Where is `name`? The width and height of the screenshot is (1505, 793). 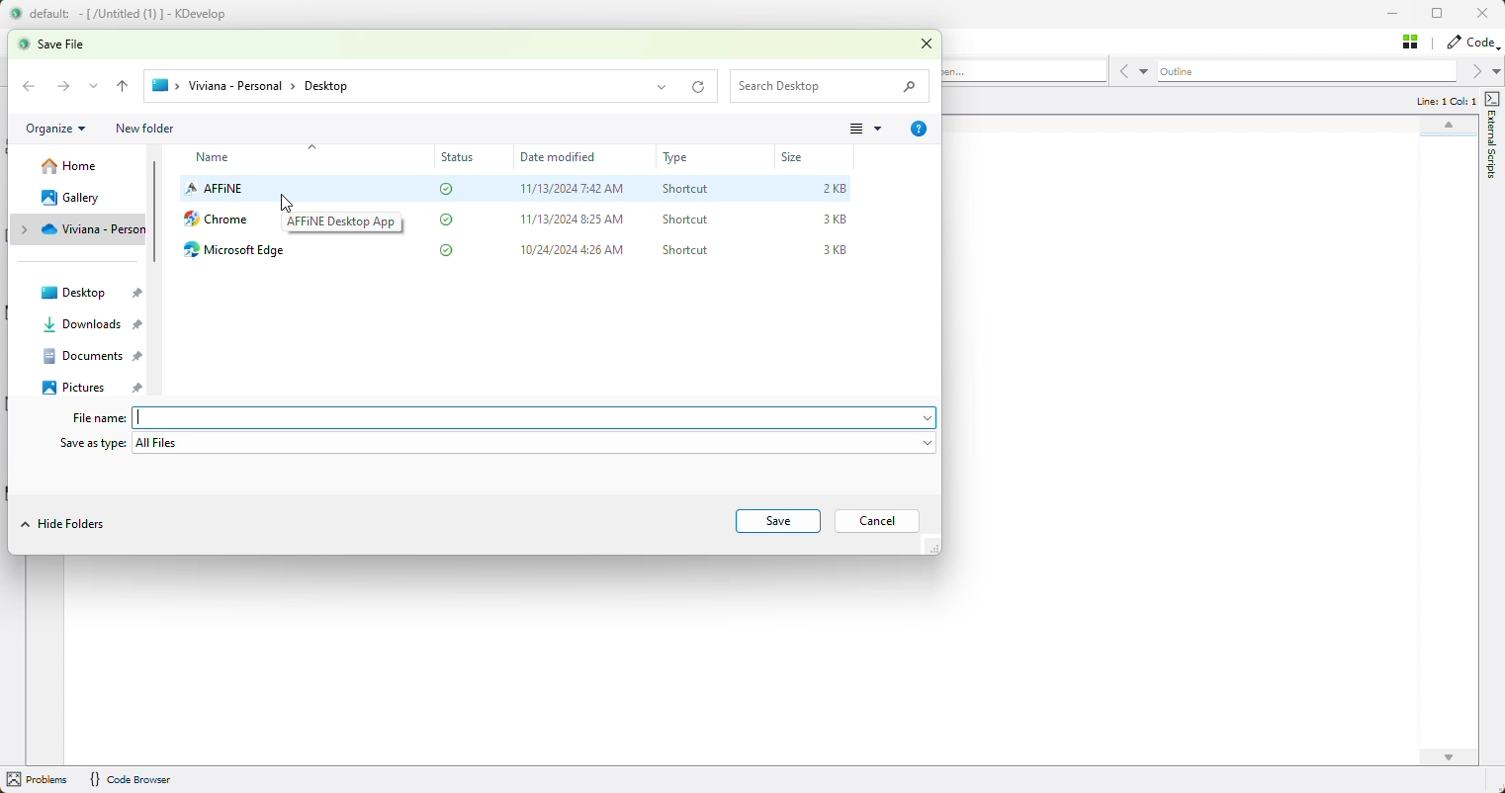 name is located at coordinates (221, 158).